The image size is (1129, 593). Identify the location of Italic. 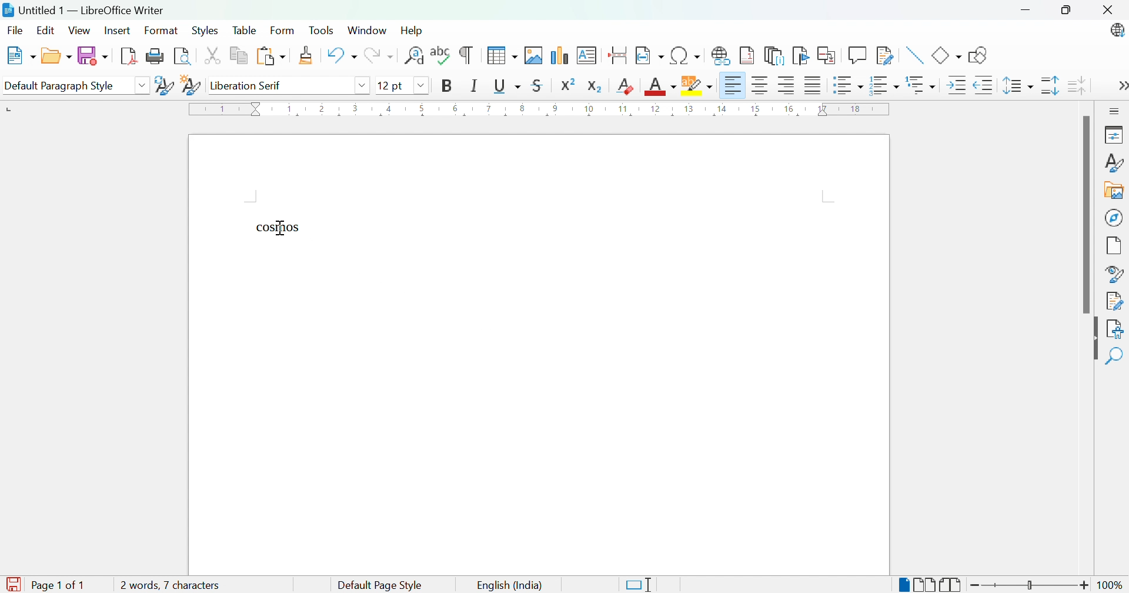
(475, 85).